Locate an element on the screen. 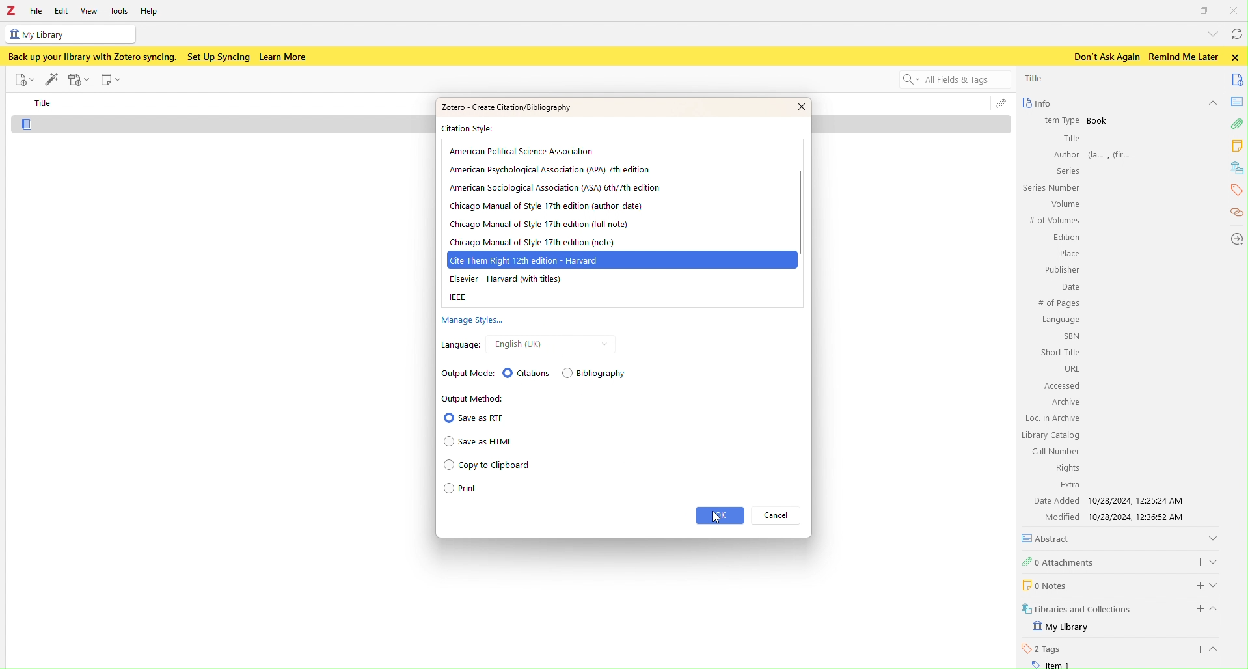 The height and width of the screenshot is (669, 1248). Date Added is located at coordinates (1055, 500).